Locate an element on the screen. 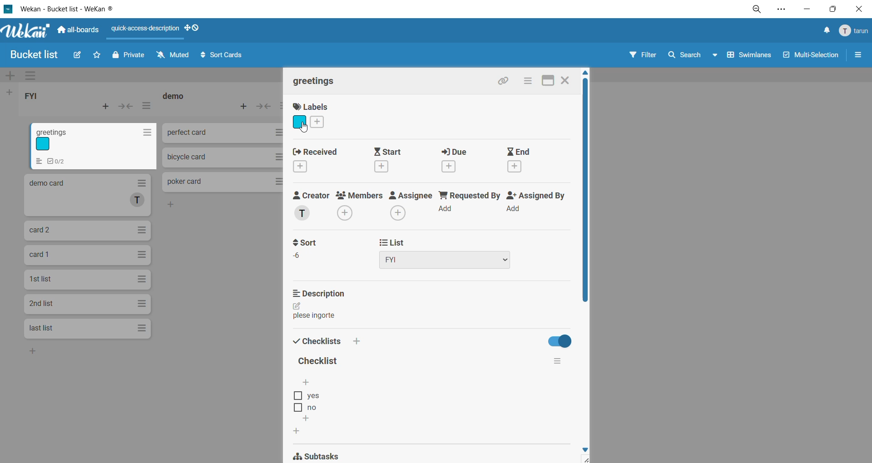 Image resolution: width=872 pixels, height=463 pixels. end is located at coordinates (526, 158).